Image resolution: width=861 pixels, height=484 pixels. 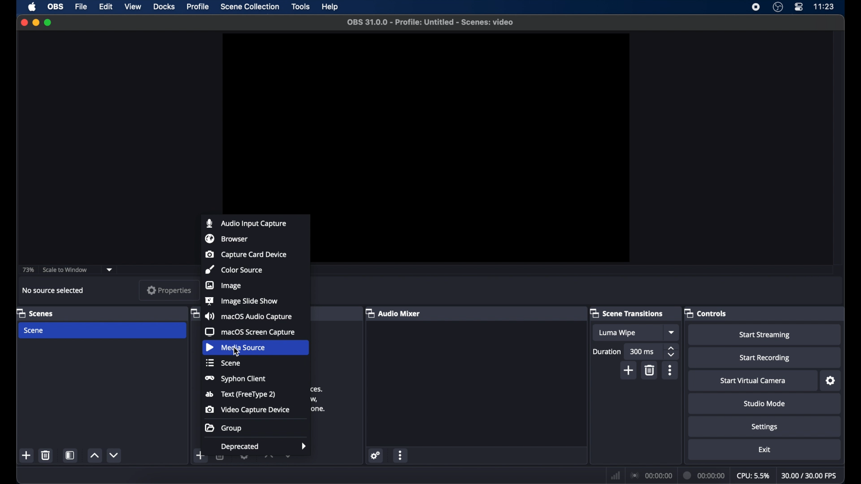 What do you see at coordinates (765, 427) in the screenshot?
I see `settings` at bounding box center [765, 427].